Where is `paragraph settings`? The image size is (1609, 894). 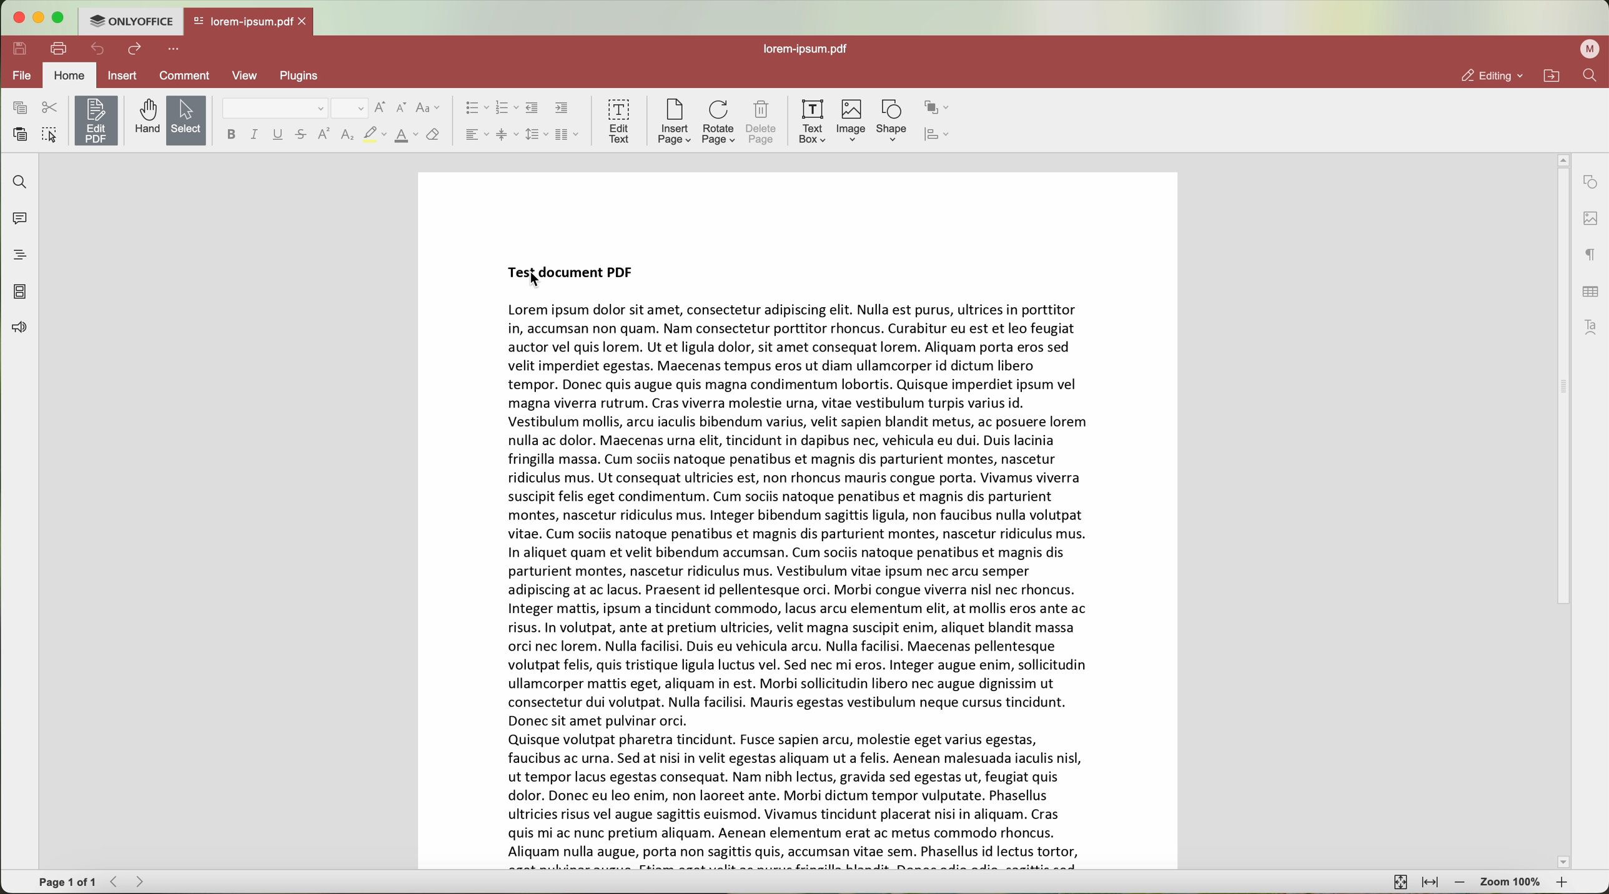
paragraph settings is located at coordinates (1590, 257).